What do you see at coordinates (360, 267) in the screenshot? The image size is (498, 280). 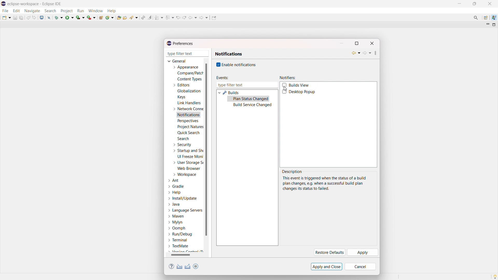 I see `cancel` at bounding box center [360, 267].